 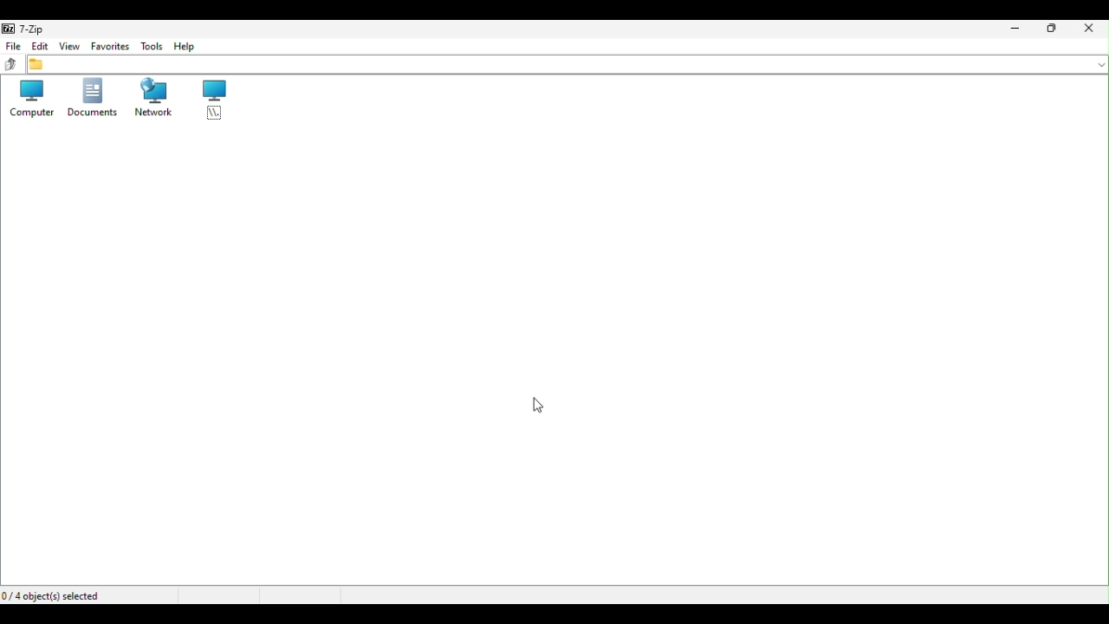 I want to click on up, so click(x=10, y=65).